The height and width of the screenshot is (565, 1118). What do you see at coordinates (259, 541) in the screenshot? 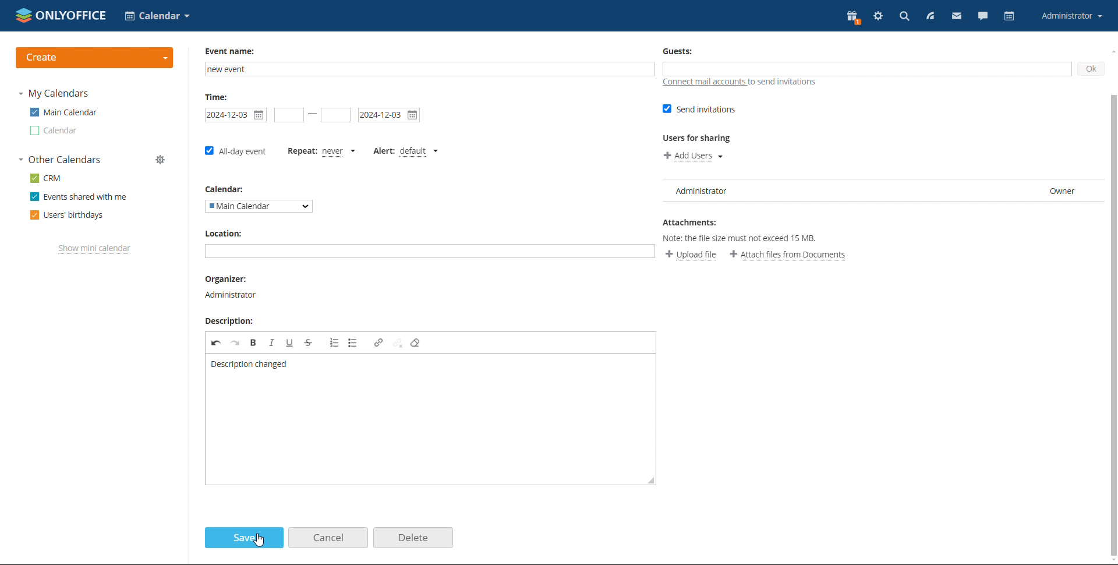
I see `cursor` at bounding box center [259, 541].